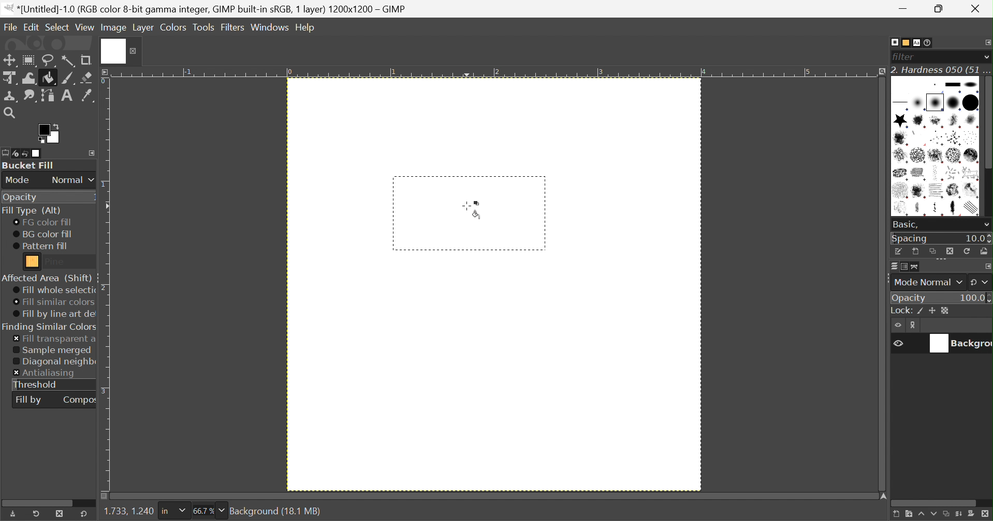 The image size is (993, 521). I want to click on Device Status, so click(16, 154).